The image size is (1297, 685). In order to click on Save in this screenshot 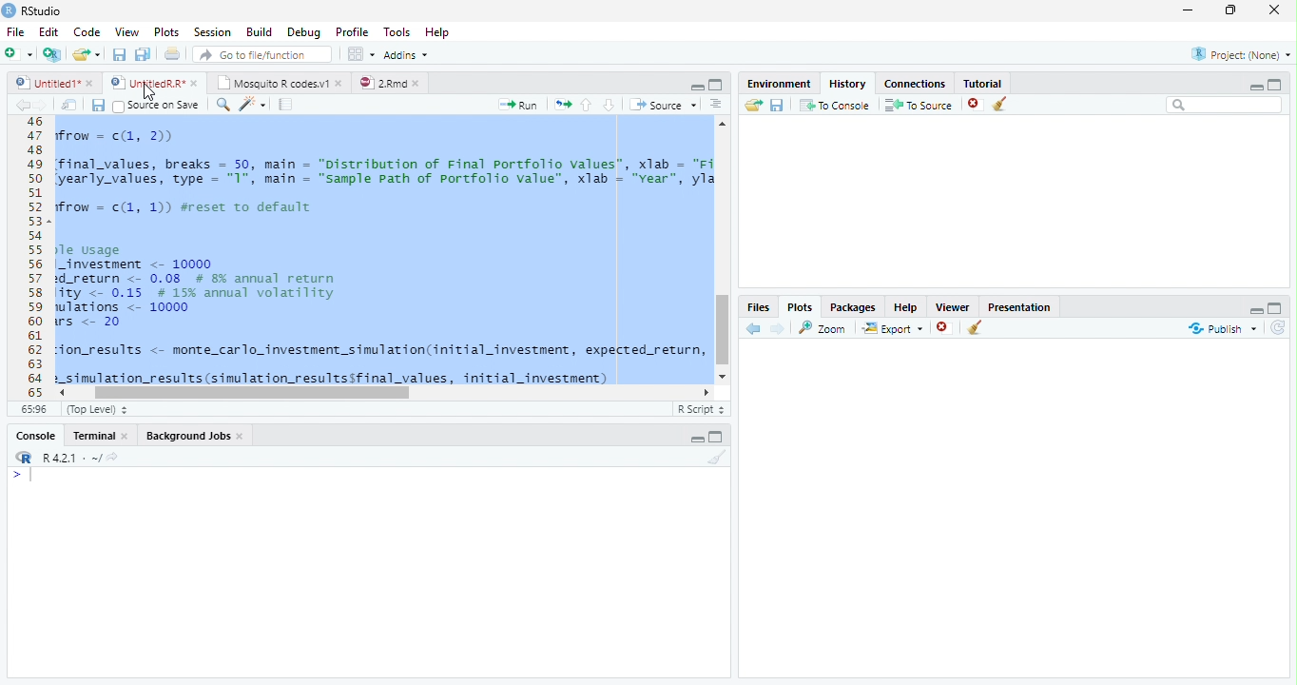, I will do `click(777, 105)`.